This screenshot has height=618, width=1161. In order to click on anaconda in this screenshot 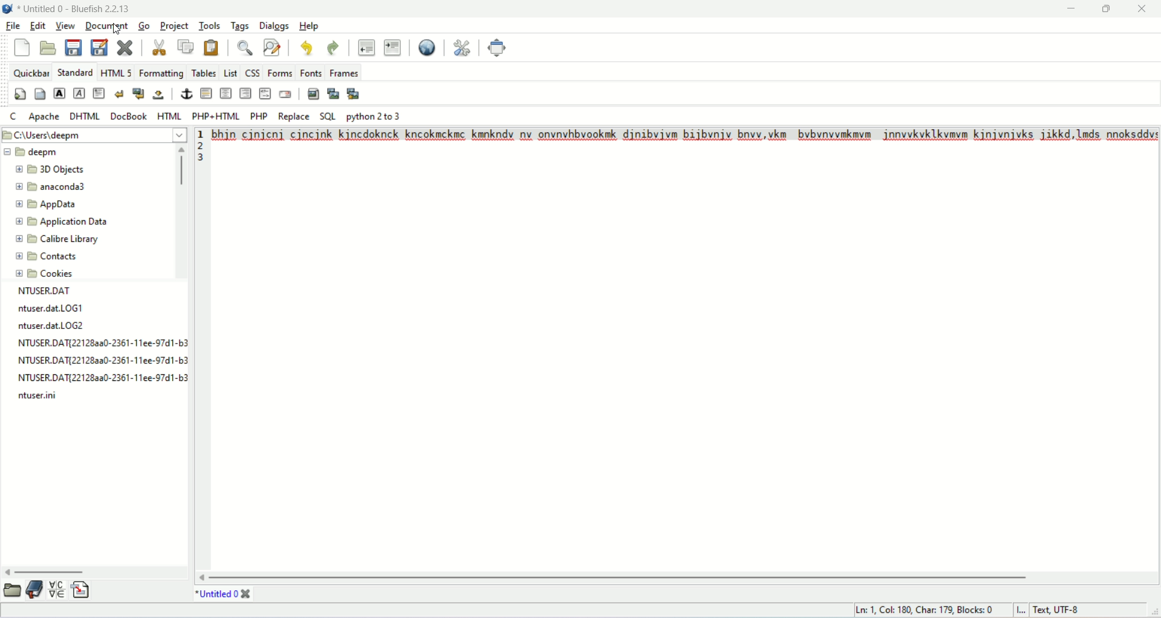, I will do `click(58, 189)`.